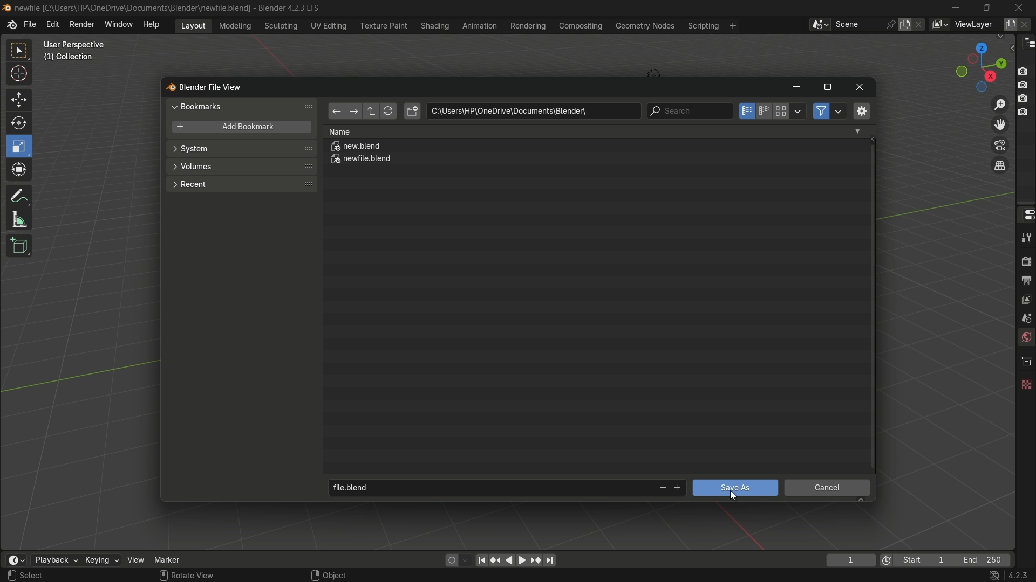 This screenshot has height=582, width=1036. Describe the element at coordinates (136, 559) in the screenshot. I see `view` at that location.